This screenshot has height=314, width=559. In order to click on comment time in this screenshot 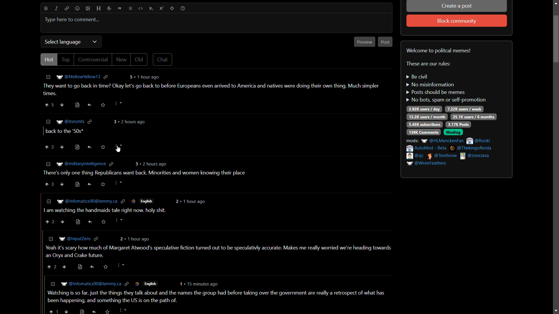, I will do `click(130, 122)`.